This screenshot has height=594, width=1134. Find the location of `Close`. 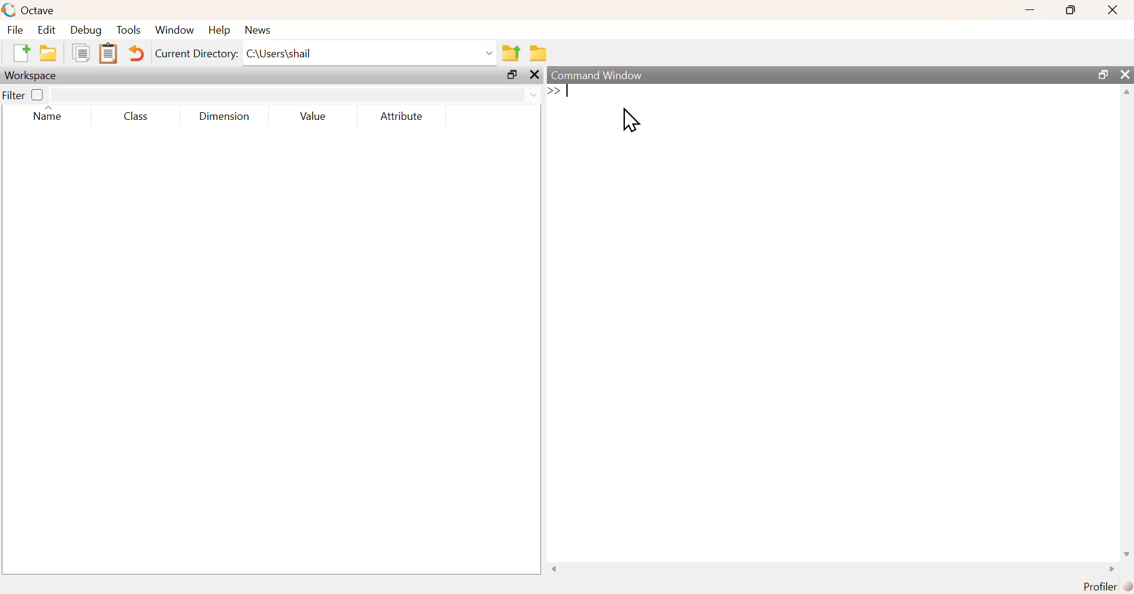

Close is located at coordinates (1112, 10).